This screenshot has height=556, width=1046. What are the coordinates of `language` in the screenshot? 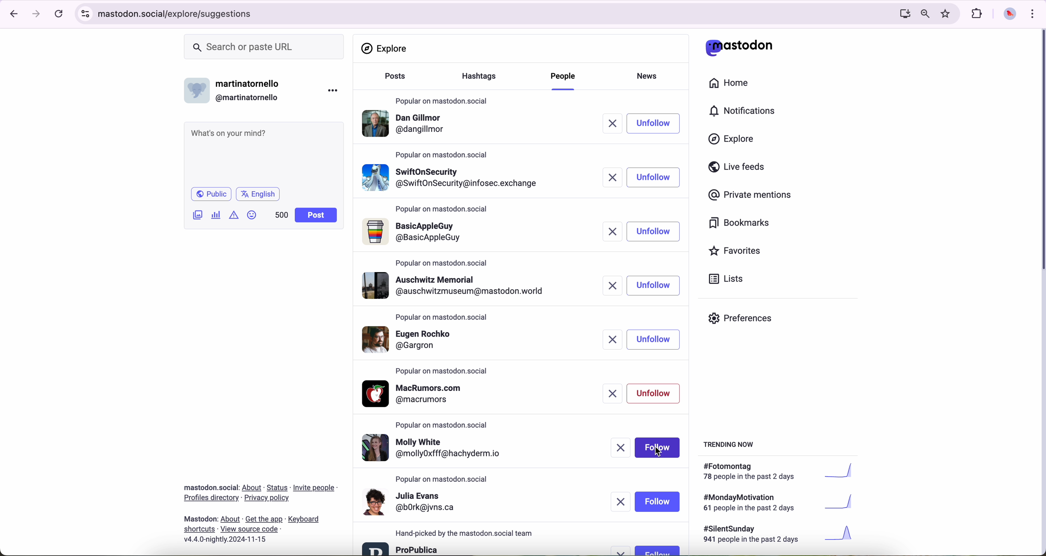 It's located at (258, 193).